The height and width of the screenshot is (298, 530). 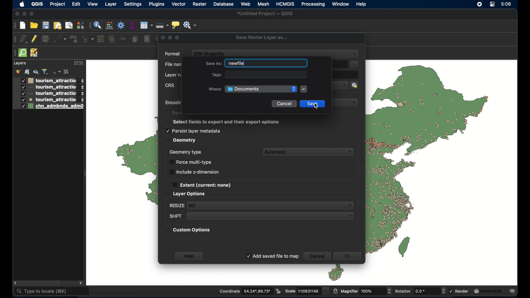 I want to click on filter legend, so click(x=45, y=72).